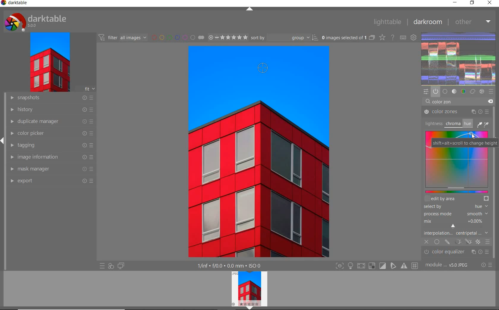  I want to click on color, so click(463, 91).